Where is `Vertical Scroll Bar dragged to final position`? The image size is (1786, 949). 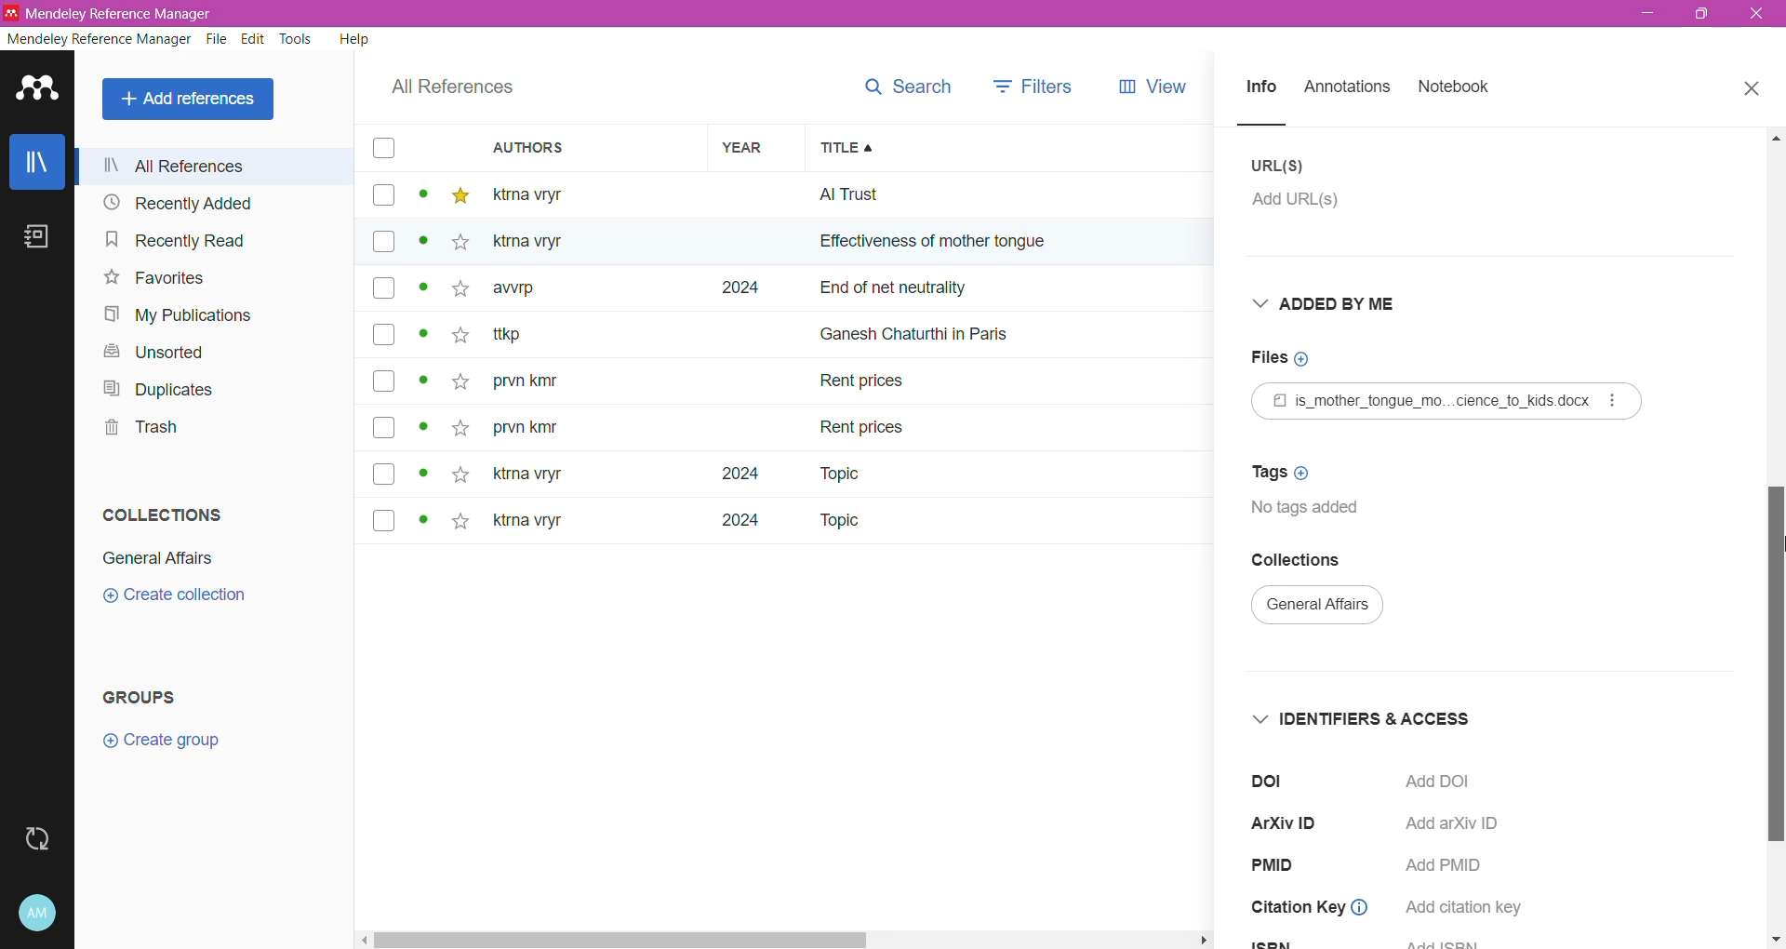 Vertical Scroll Bar dragged to final position is located at coordinates (1775, 539).